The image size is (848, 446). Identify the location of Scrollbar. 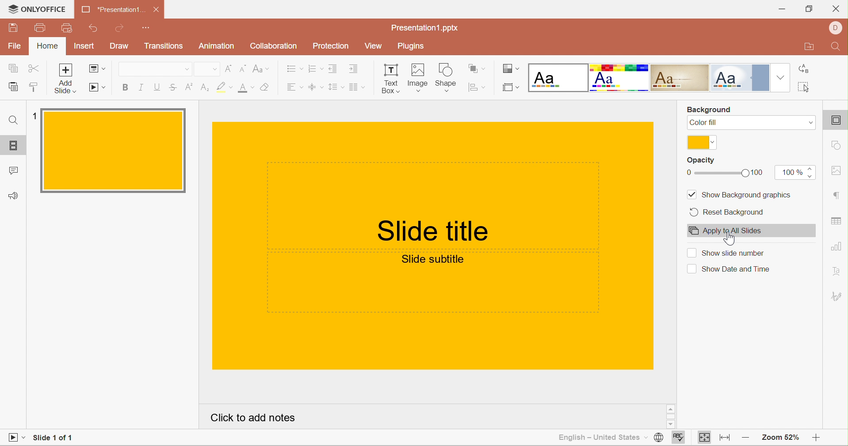
(670, 415).